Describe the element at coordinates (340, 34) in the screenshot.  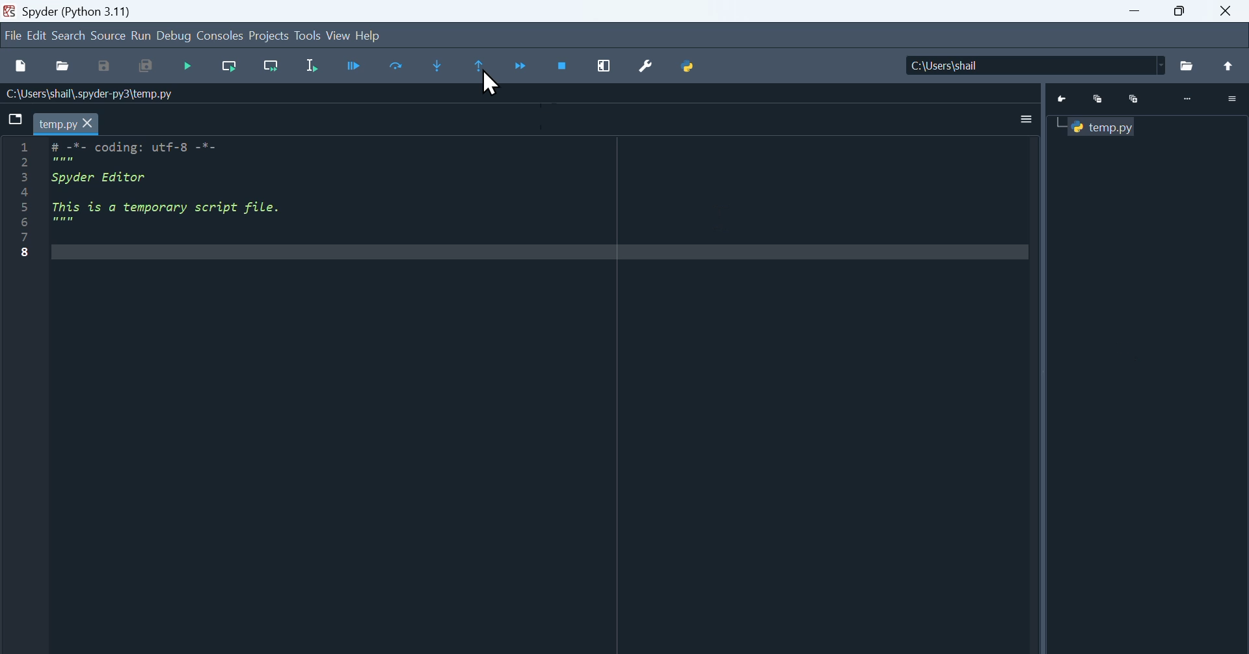
I see `View` at that location.